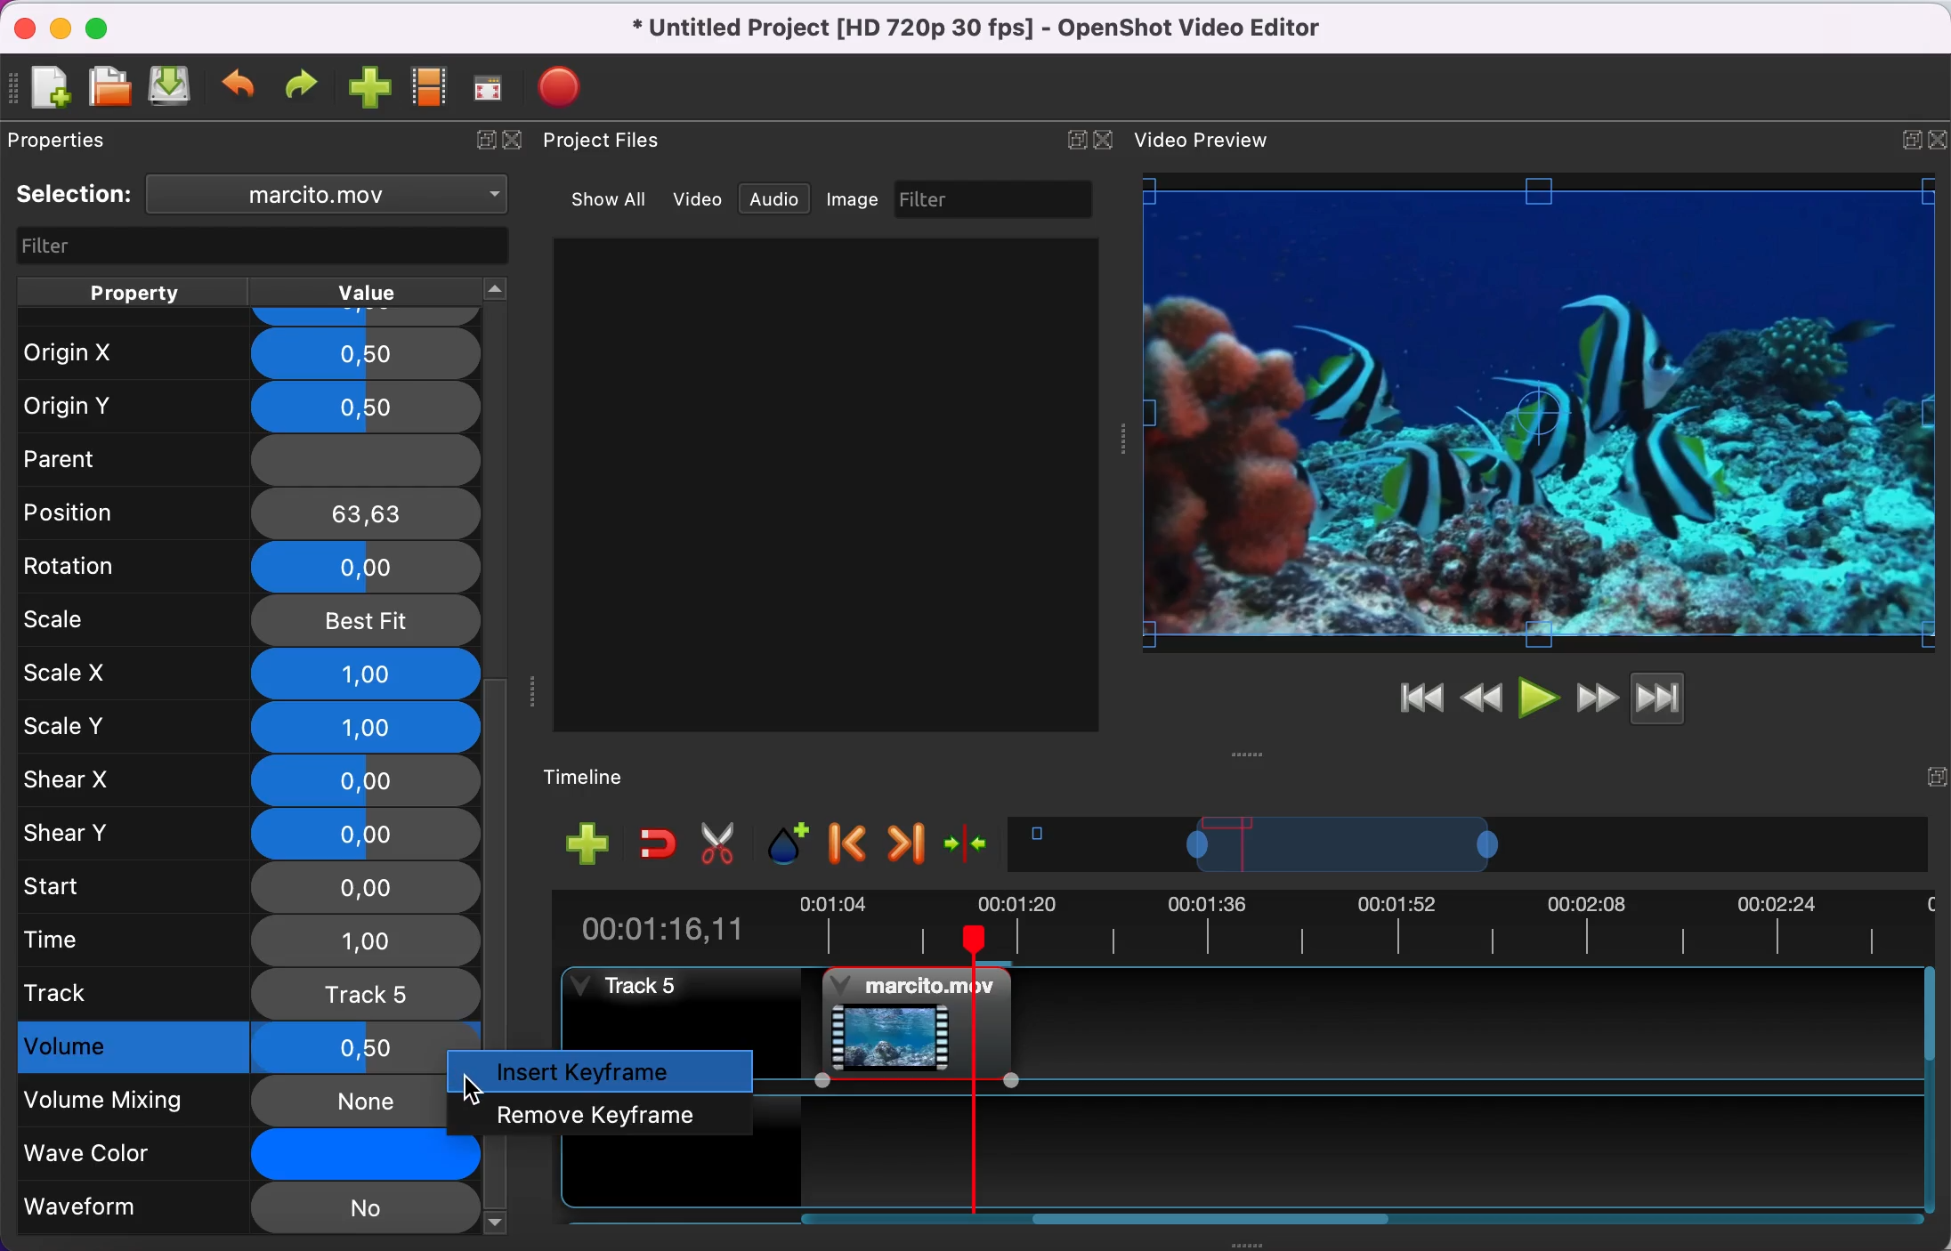 The image size is (1951, 1251). Describe the element at coordinates (603, 1113) in the screenshot. I see `remove keyframe` at that location.